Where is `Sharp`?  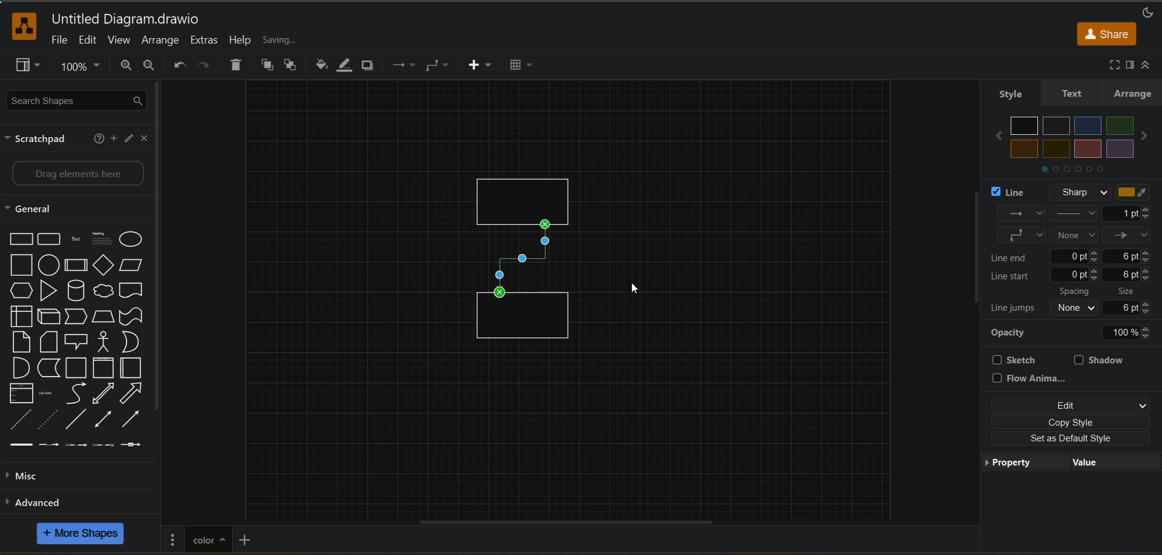
Sharp is located at coordinates (1077, 192).